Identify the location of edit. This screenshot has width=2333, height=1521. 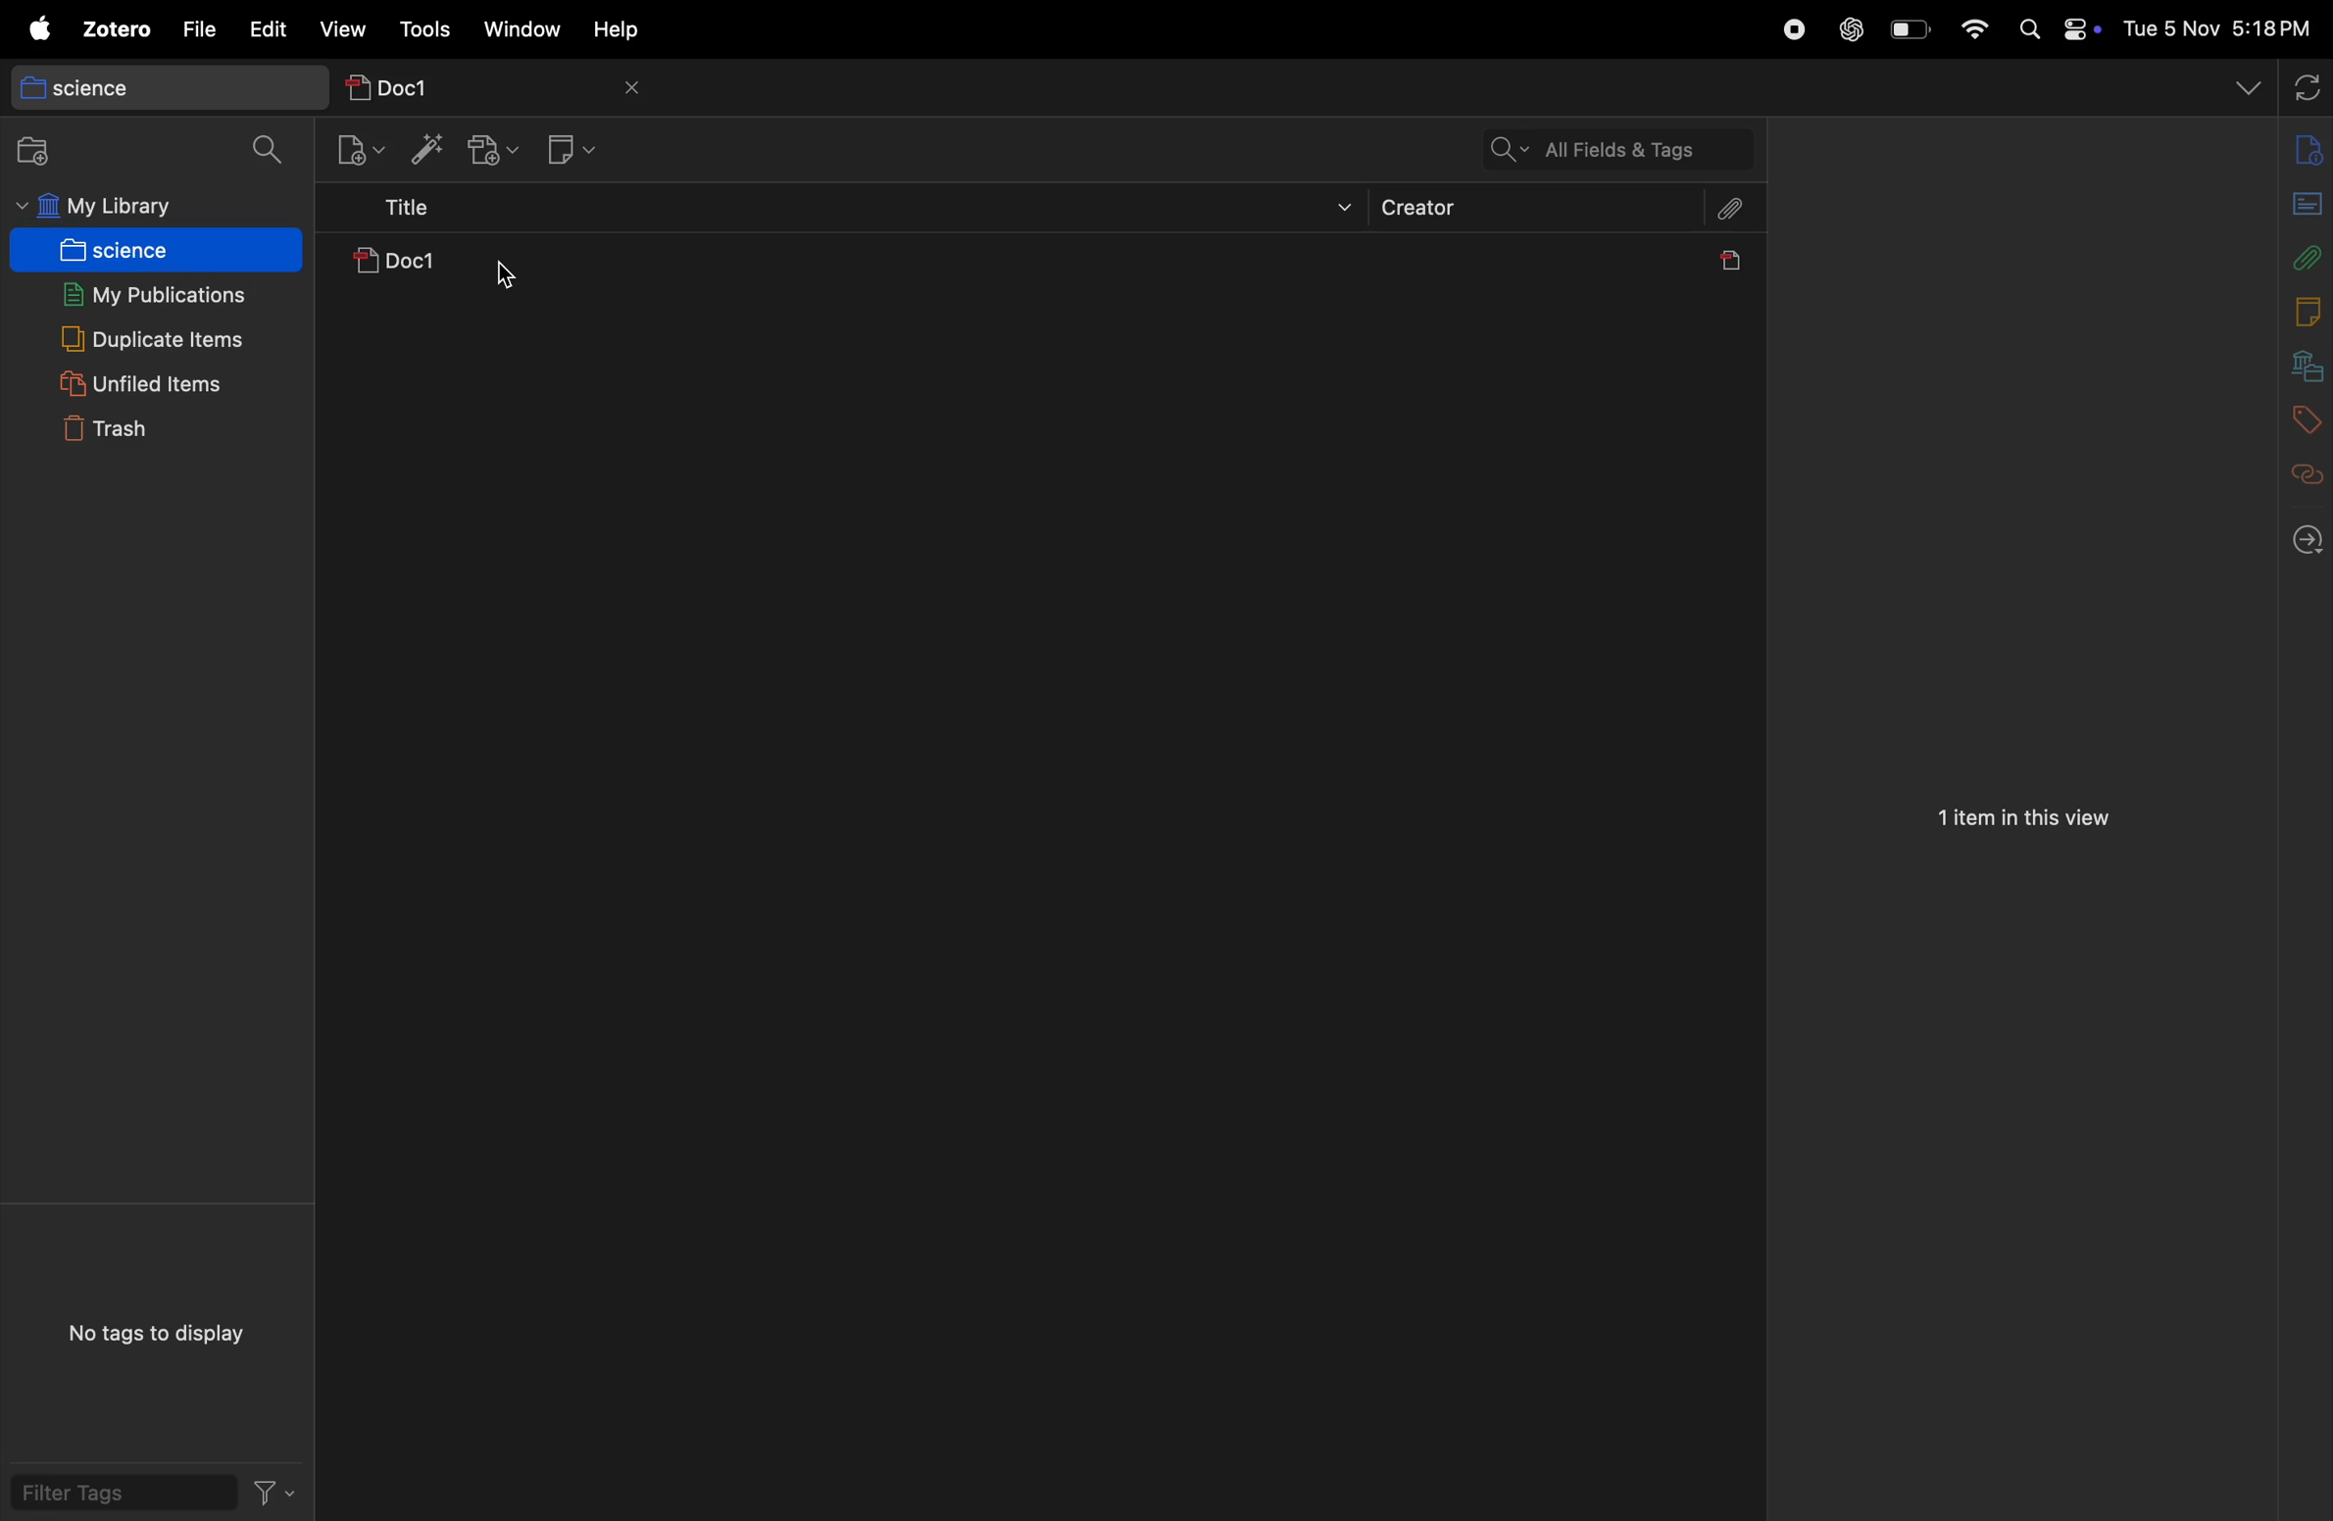
(269, 28).